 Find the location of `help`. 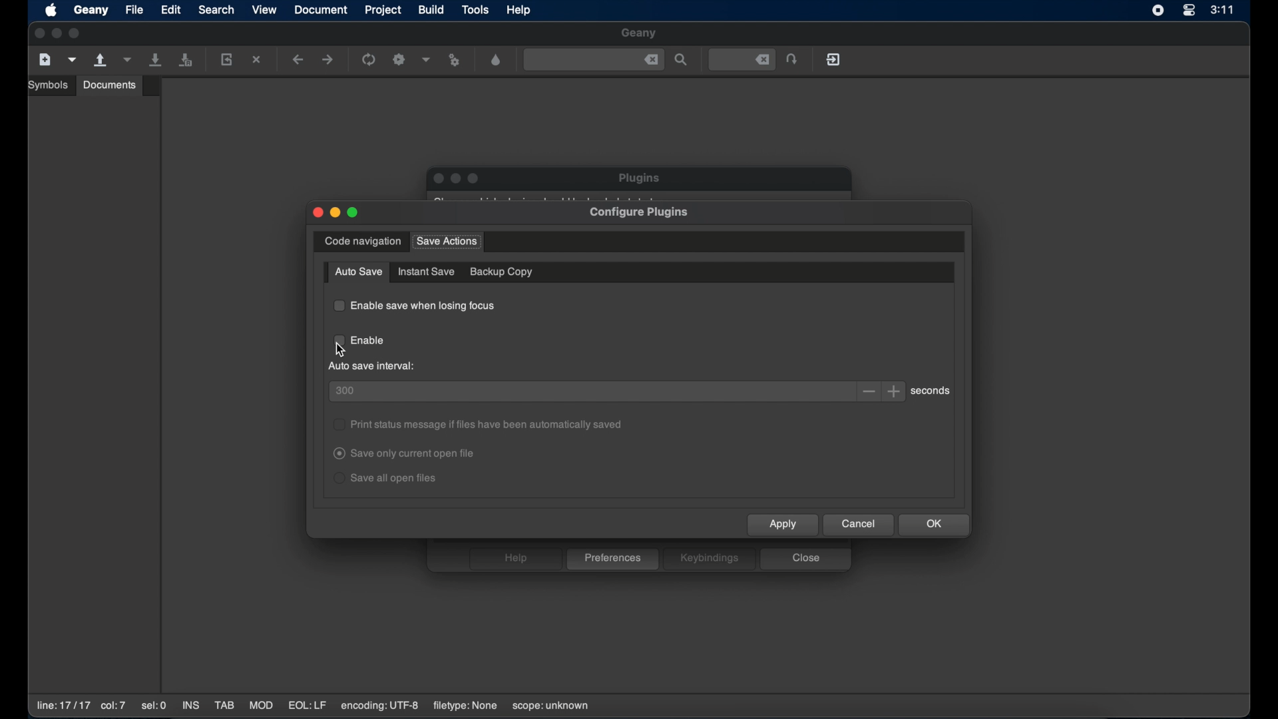

help is located at coordinates (515, 559).